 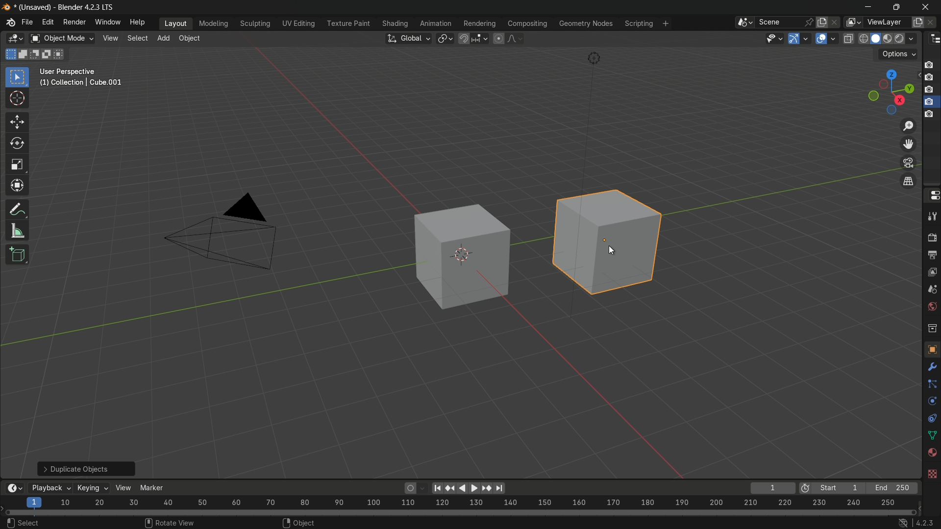 What do you see at coordinates (917, 522) in the screenshot?
I see `4.2.3` at bounding box center [917, 522].